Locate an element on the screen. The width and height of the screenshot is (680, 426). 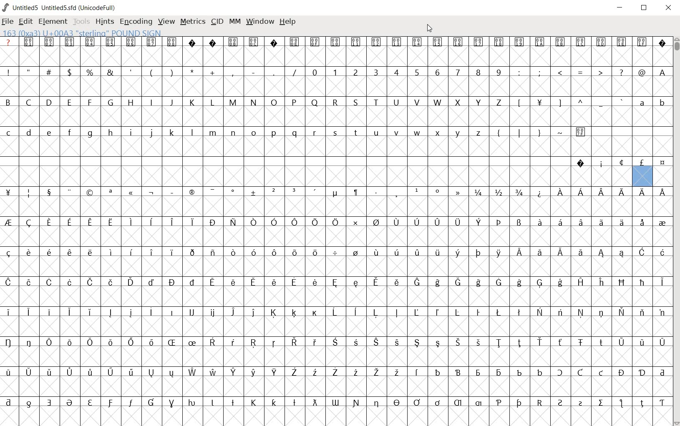
Symbol is located at coordinates (519, 223).